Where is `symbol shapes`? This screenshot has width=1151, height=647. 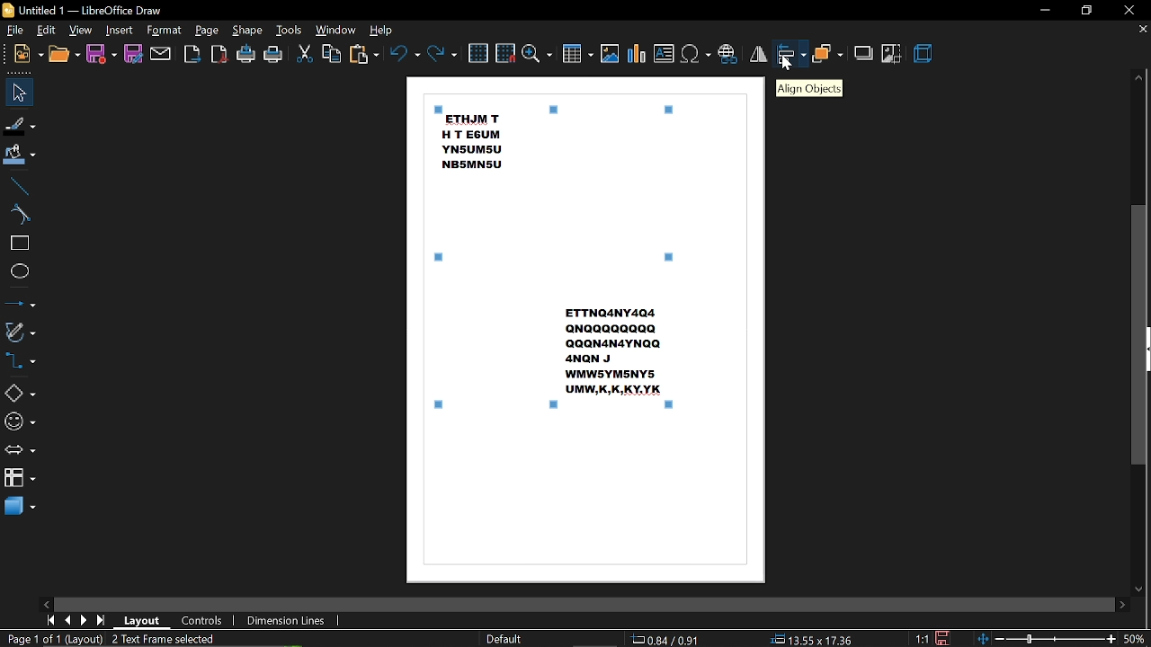 symbol shapes is located at coordinates (20, 421).